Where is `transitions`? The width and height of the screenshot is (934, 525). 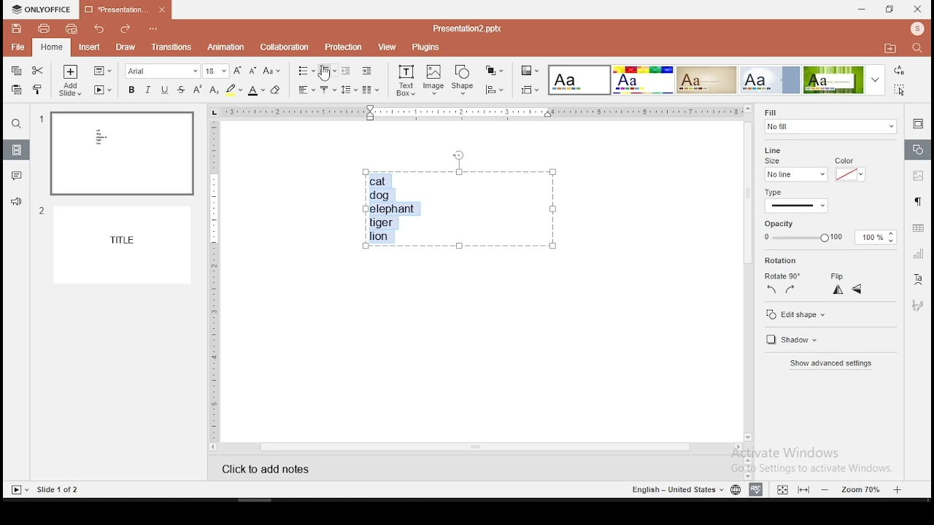
transitions is located at coordinates (172, 49).